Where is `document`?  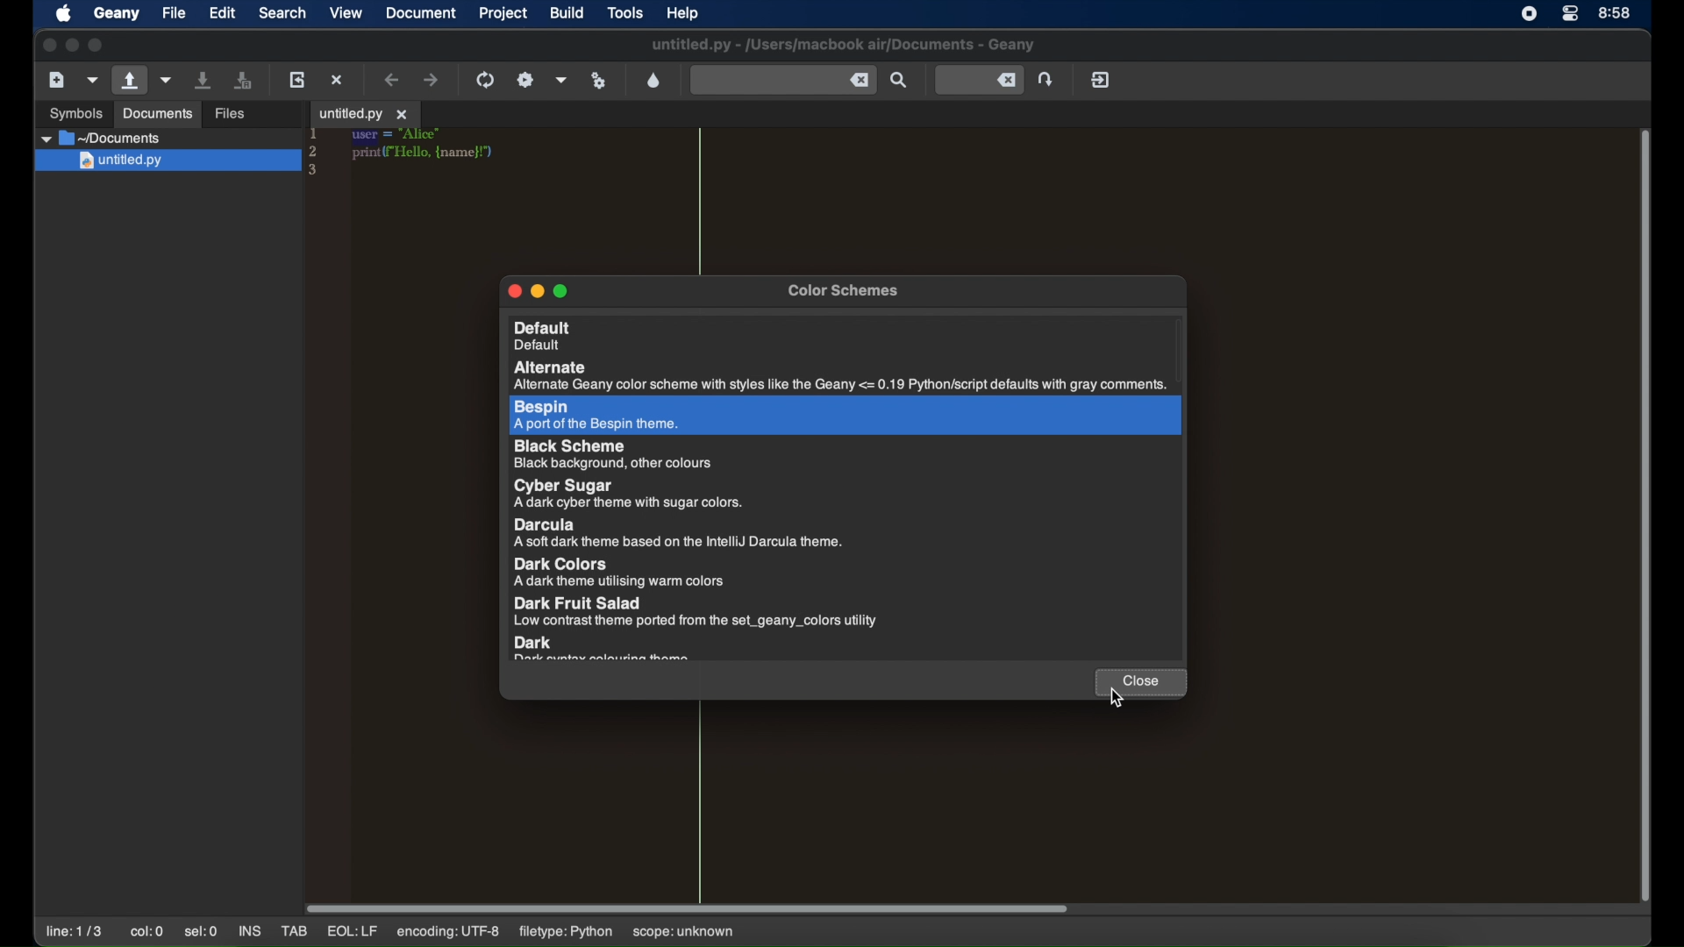
document is located at coordinates (422, 13).